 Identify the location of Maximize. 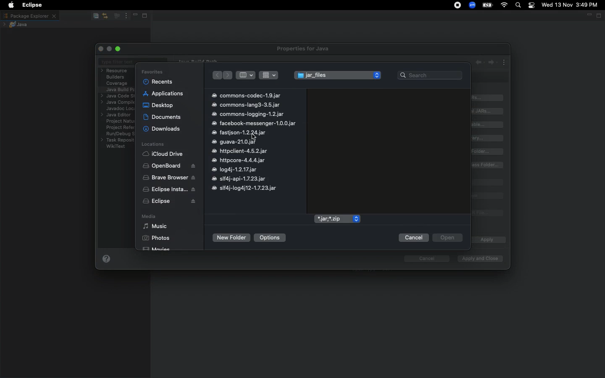
(147, 16).